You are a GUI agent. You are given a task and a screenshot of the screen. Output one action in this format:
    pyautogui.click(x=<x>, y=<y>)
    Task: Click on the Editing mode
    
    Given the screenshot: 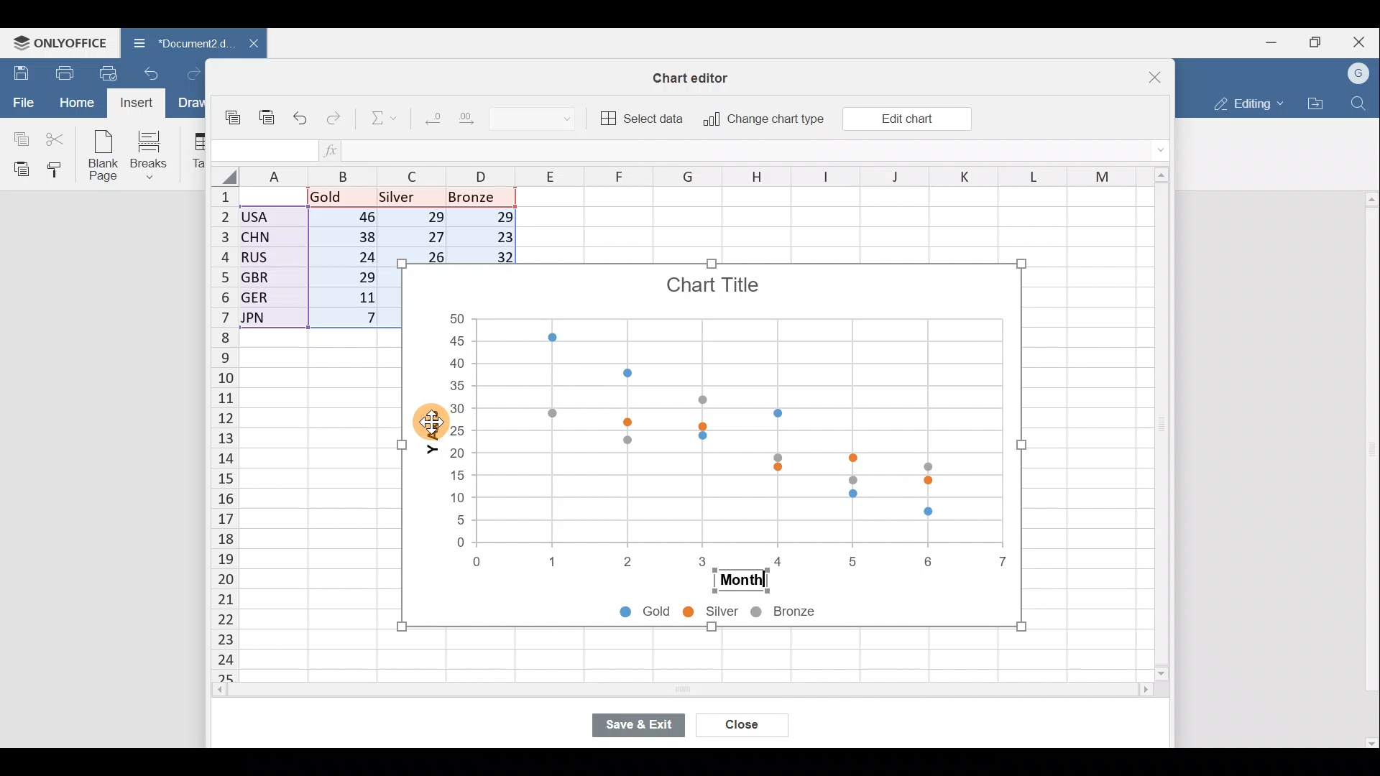 What is the action you would take?
    pyautogui.click(x=1245, y=103)
    